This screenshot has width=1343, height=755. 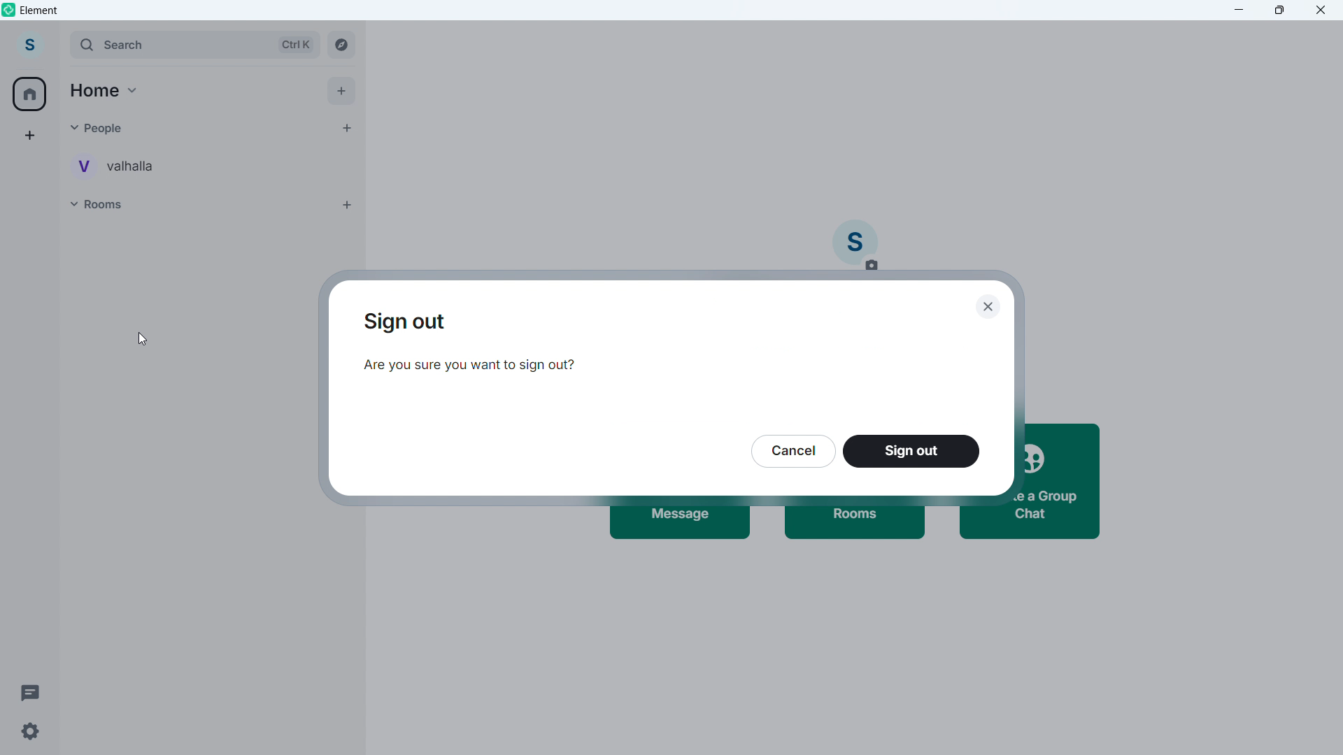 I want to click on Rooms , so click(x=197, y=204).